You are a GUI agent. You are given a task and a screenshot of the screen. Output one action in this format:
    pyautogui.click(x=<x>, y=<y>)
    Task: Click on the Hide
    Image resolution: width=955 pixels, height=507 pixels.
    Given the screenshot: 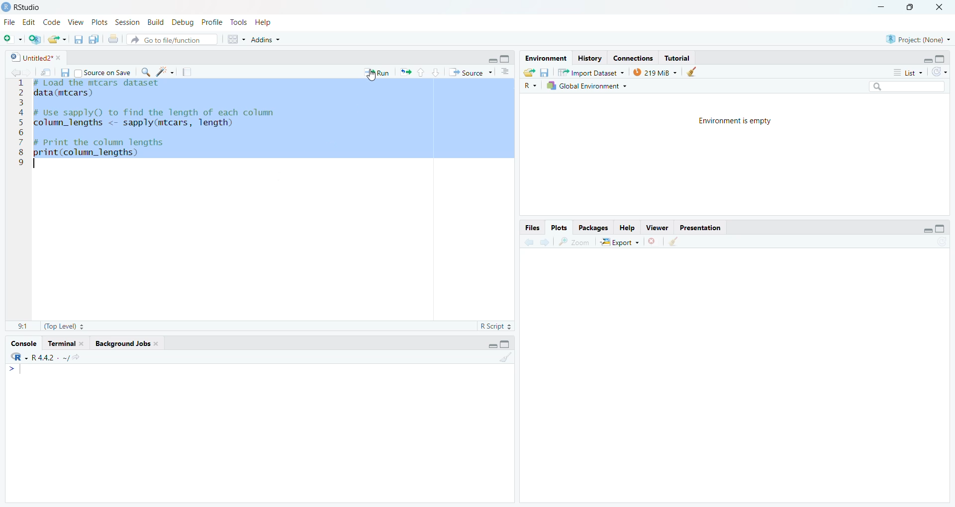 What is the action you would take?
    pyautogui.click(x=928, y=230)
    